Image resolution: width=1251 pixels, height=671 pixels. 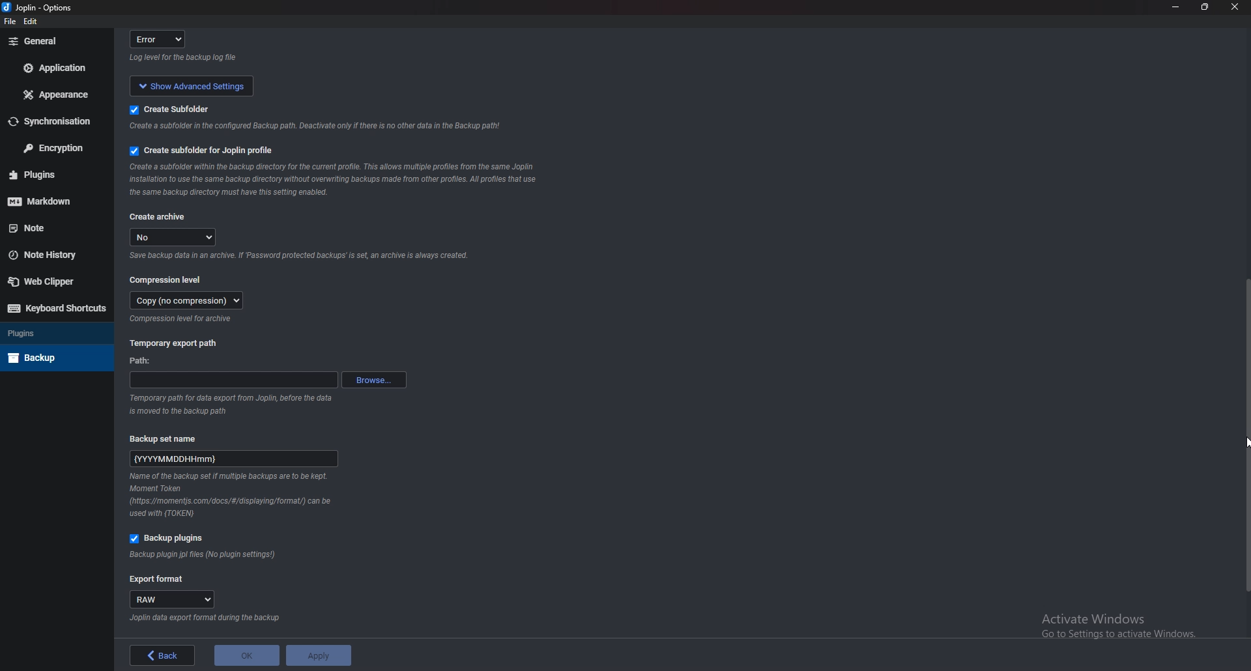 What do you see at coordinates (10, 22) in the screenshot?
I see `file` at bounding box center [10, 22].